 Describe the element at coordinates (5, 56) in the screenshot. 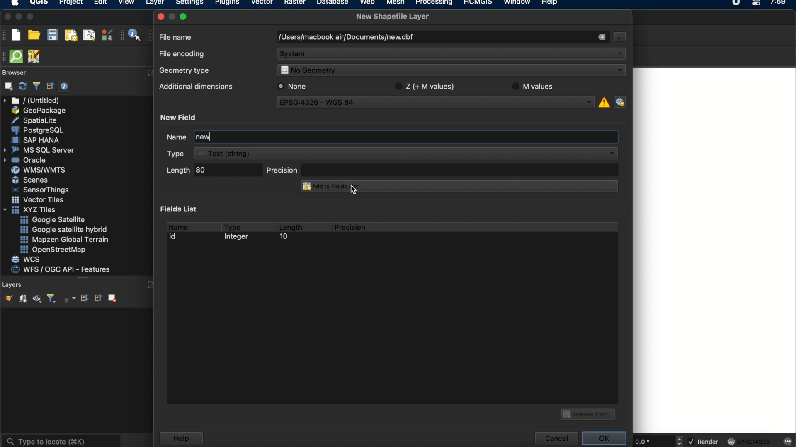

I see `hidden toolbar` at that location.